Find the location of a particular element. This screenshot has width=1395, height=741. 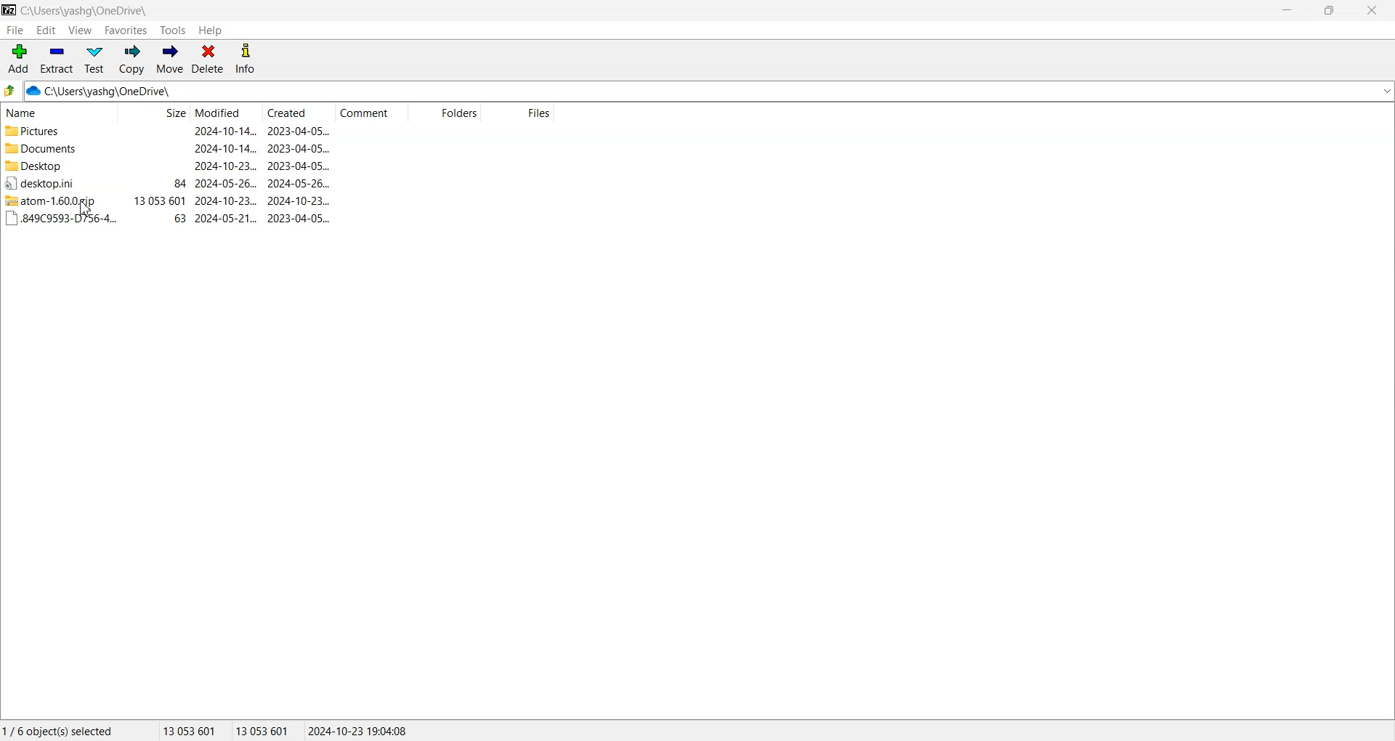

13 053 601 is located at coordinates (190, 730).